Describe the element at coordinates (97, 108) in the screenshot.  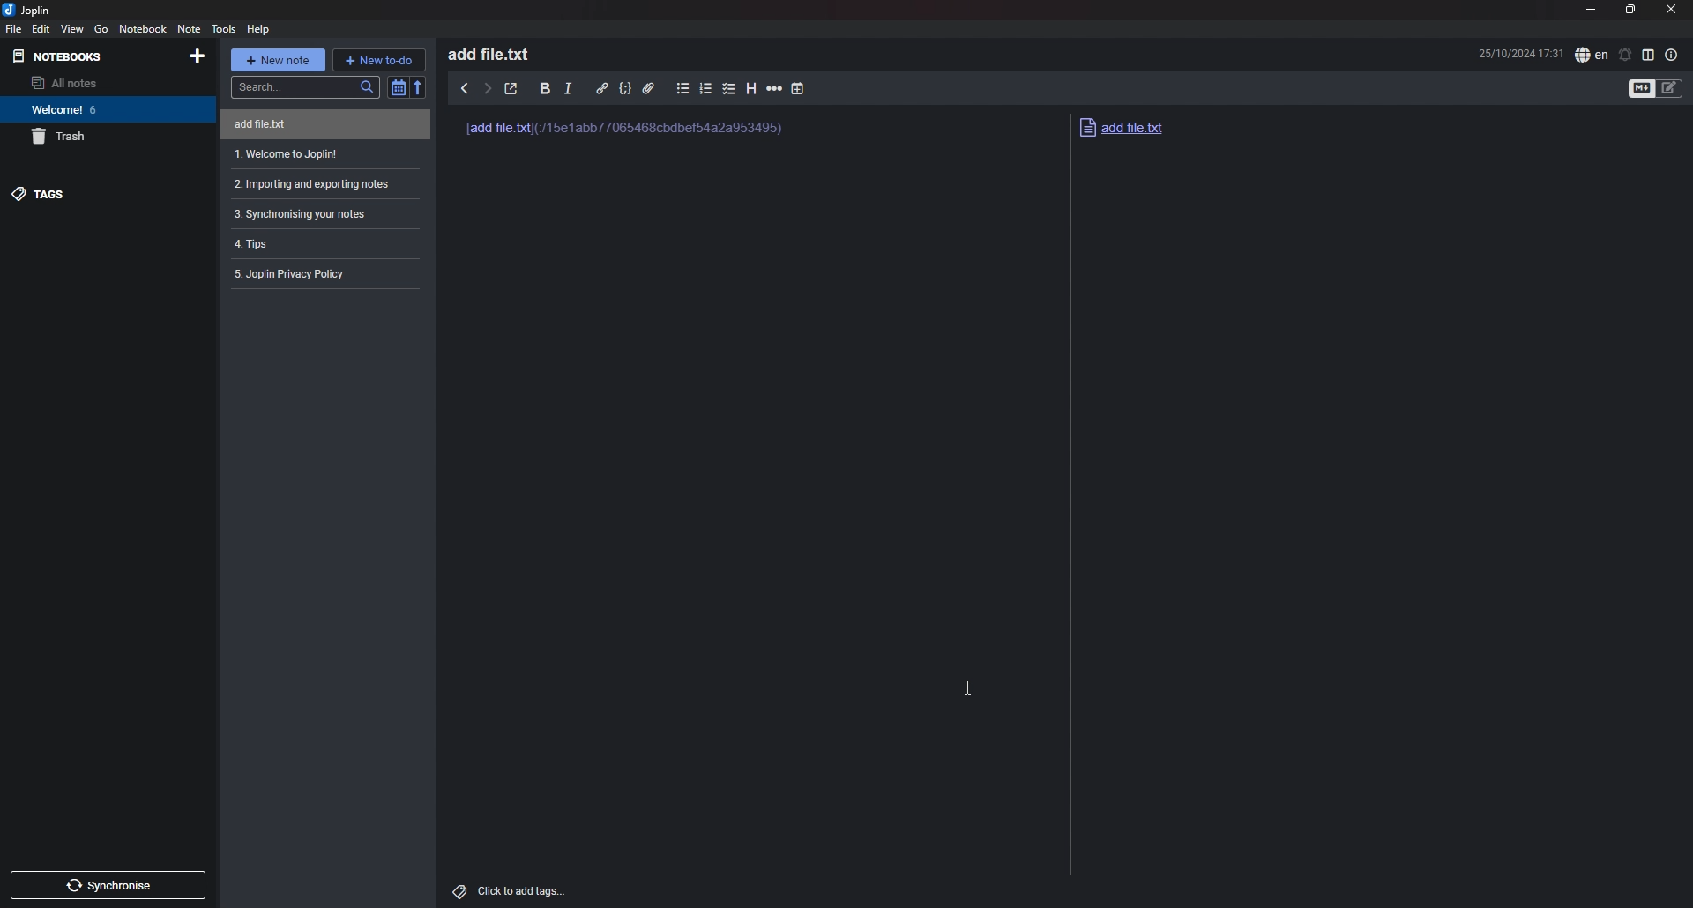
I see `welcome` at that location.